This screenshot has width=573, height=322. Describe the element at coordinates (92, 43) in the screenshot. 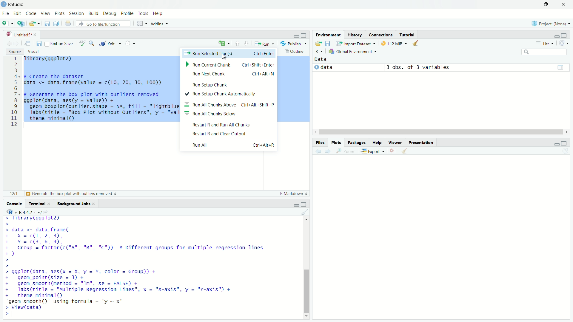

I see `zoom` at that location.